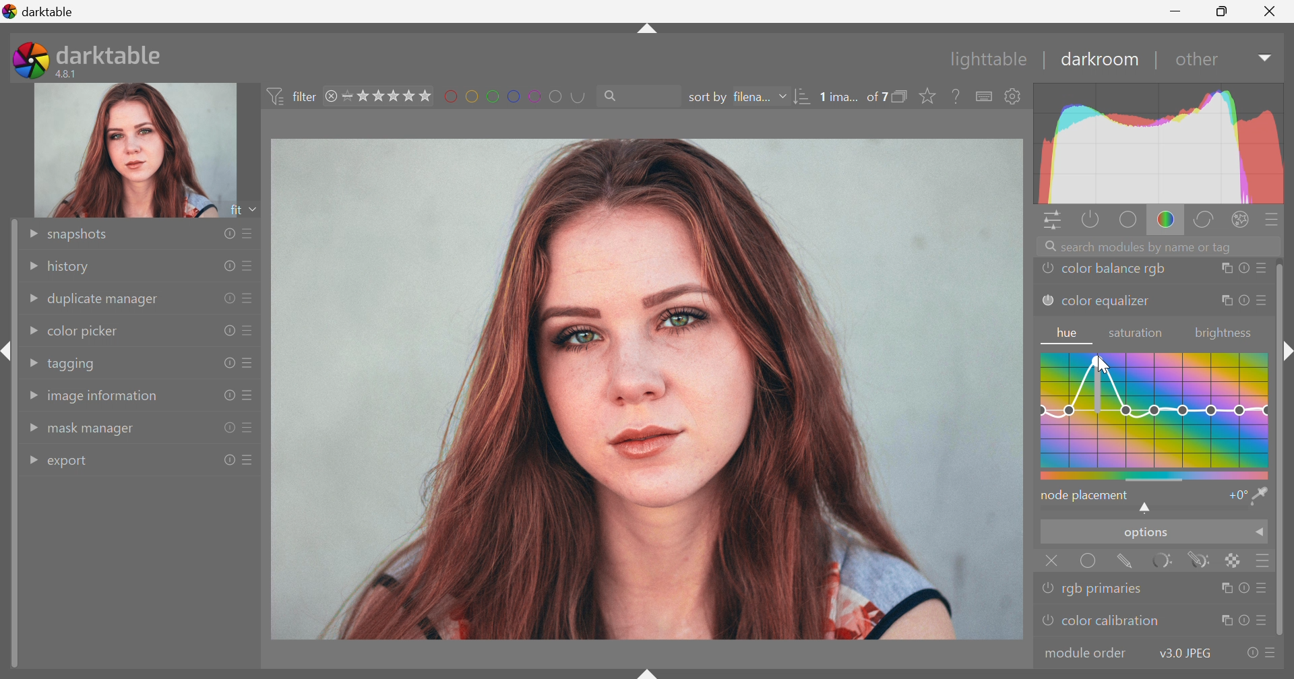  I want to click on effect, so click(1241, 218).